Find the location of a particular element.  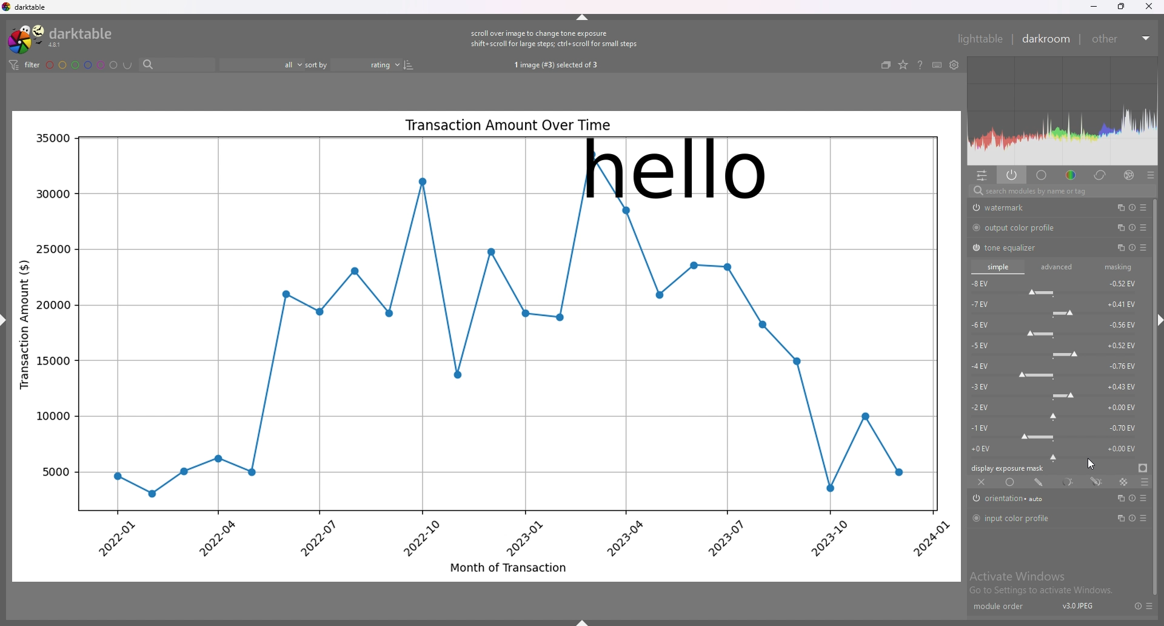

keyboard shortcuts is located at coordinates (937, 65).